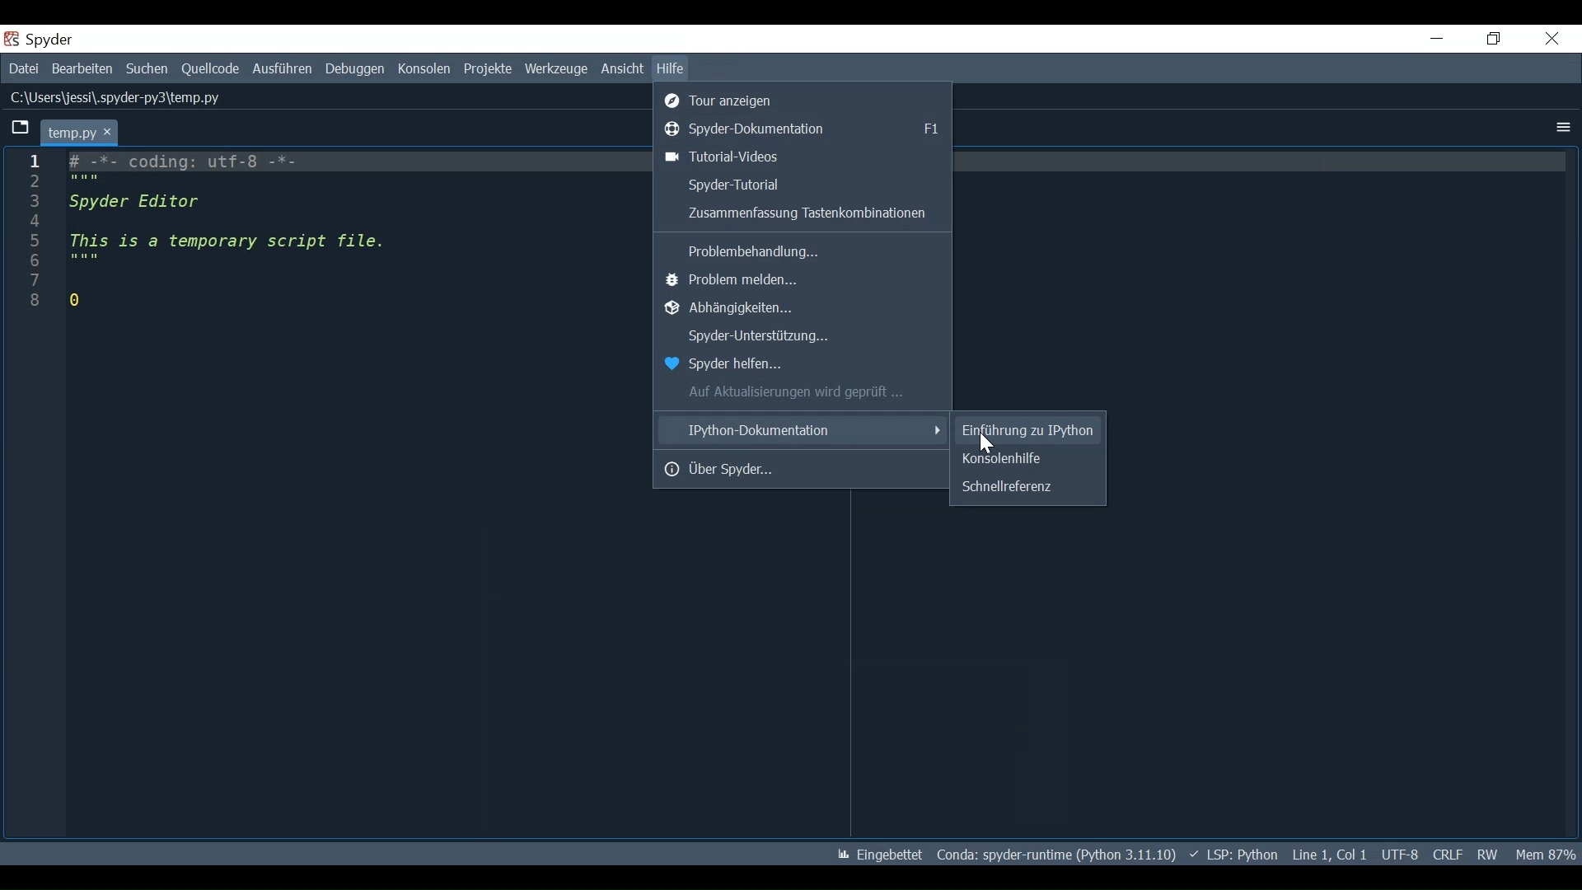 The width and height of the screenshot is (1582, 890). Describe the element at coordinates (1054, 855) in the screenshot. I see `Conda: spyder-runtime(Python 3.11.10)` at that location.